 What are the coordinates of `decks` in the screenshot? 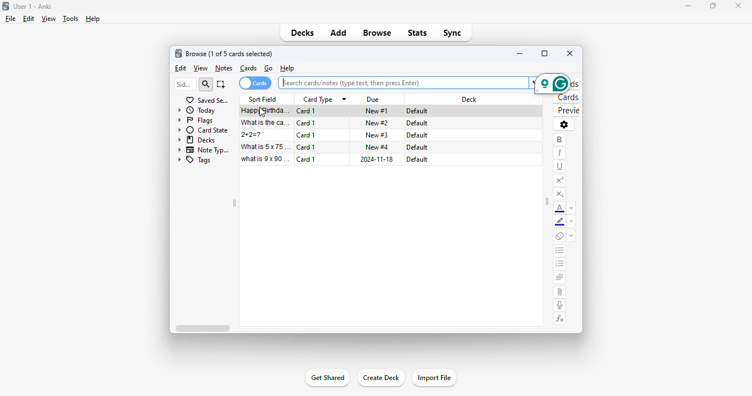 It's located at (302, 32).